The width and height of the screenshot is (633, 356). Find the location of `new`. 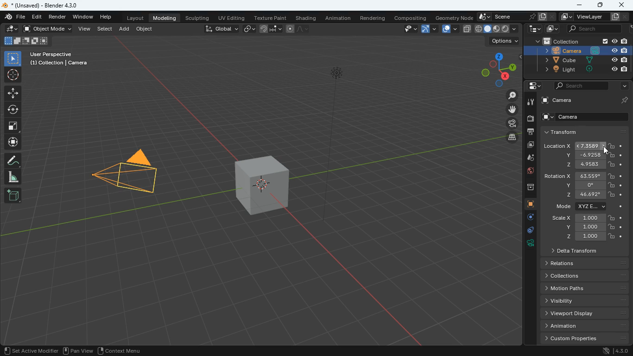

new is located at coordinates (13, 194).